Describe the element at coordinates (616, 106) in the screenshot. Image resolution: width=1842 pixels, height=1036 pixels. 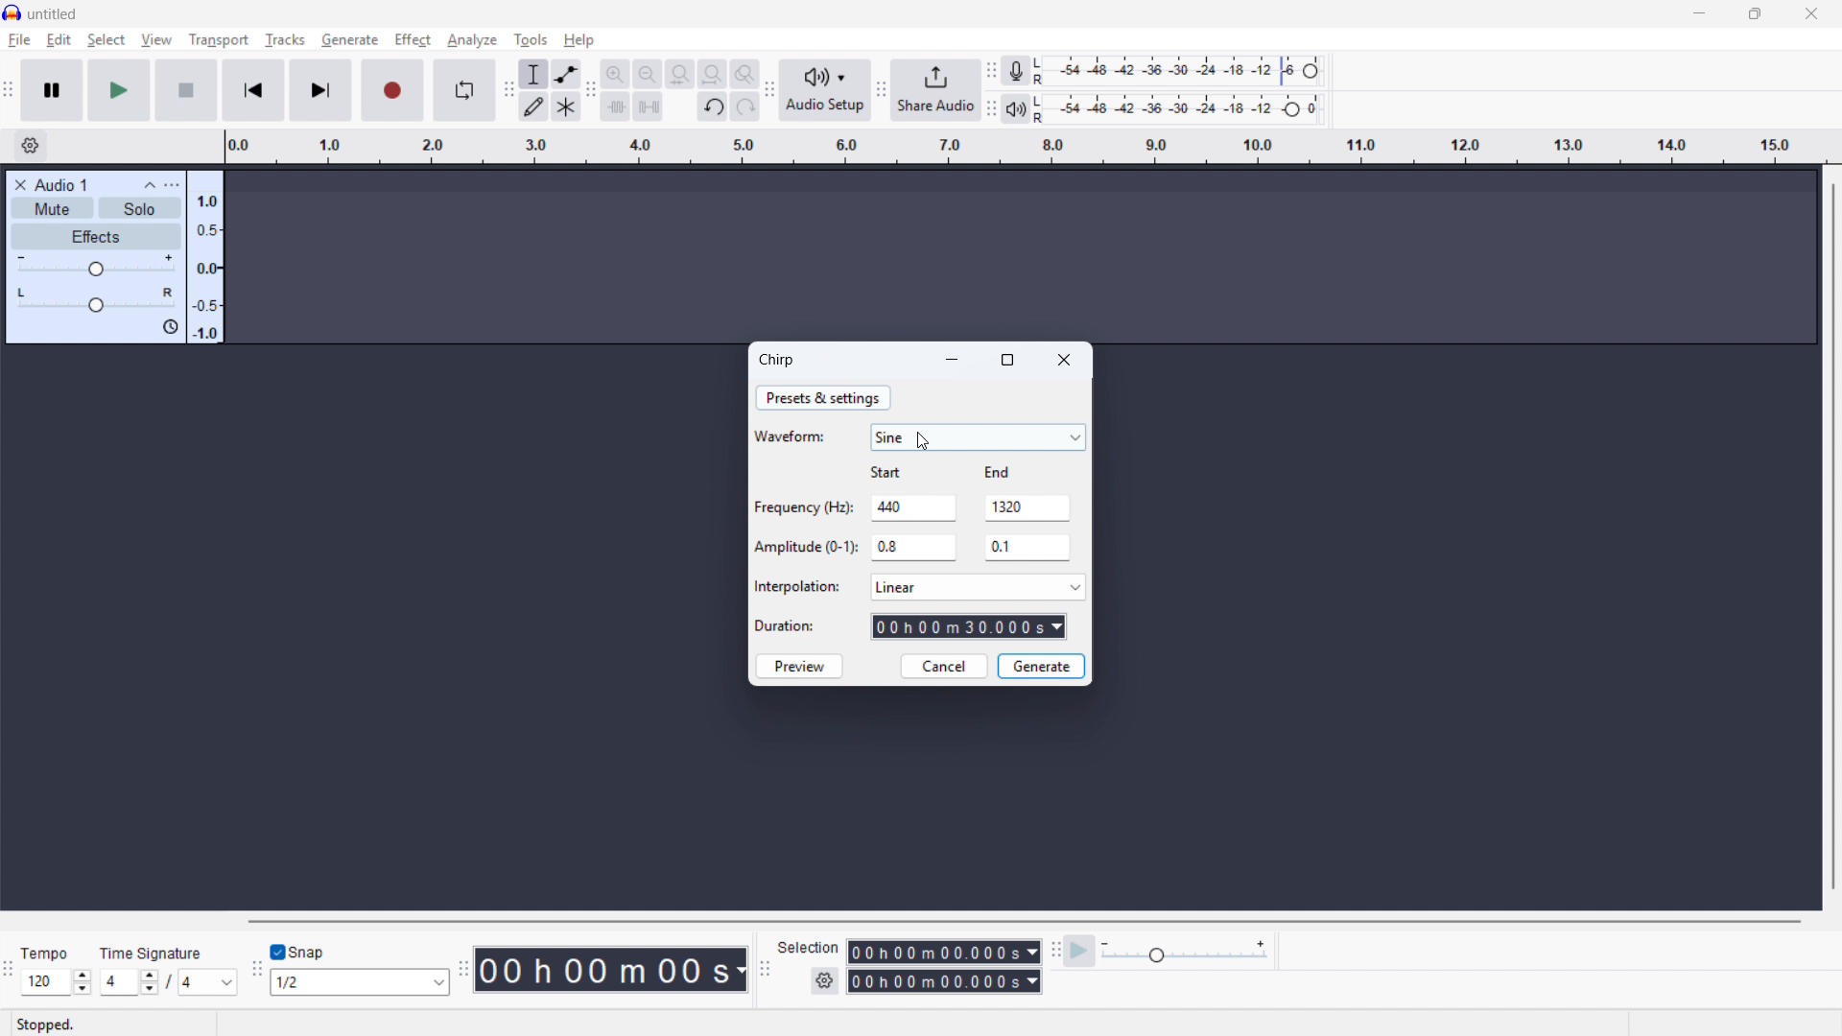
I see `Trim audio outside selection ` at that location.